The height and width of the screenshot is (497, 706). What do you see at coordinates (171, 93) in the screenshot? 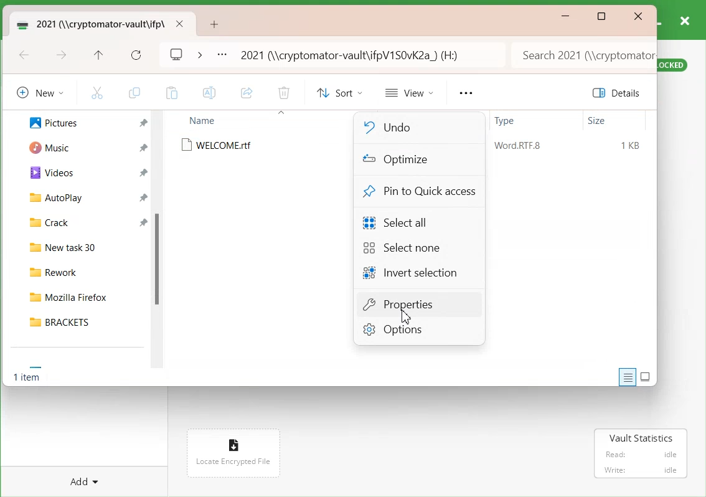
I see `Paste` at bounding box center [171, 93].